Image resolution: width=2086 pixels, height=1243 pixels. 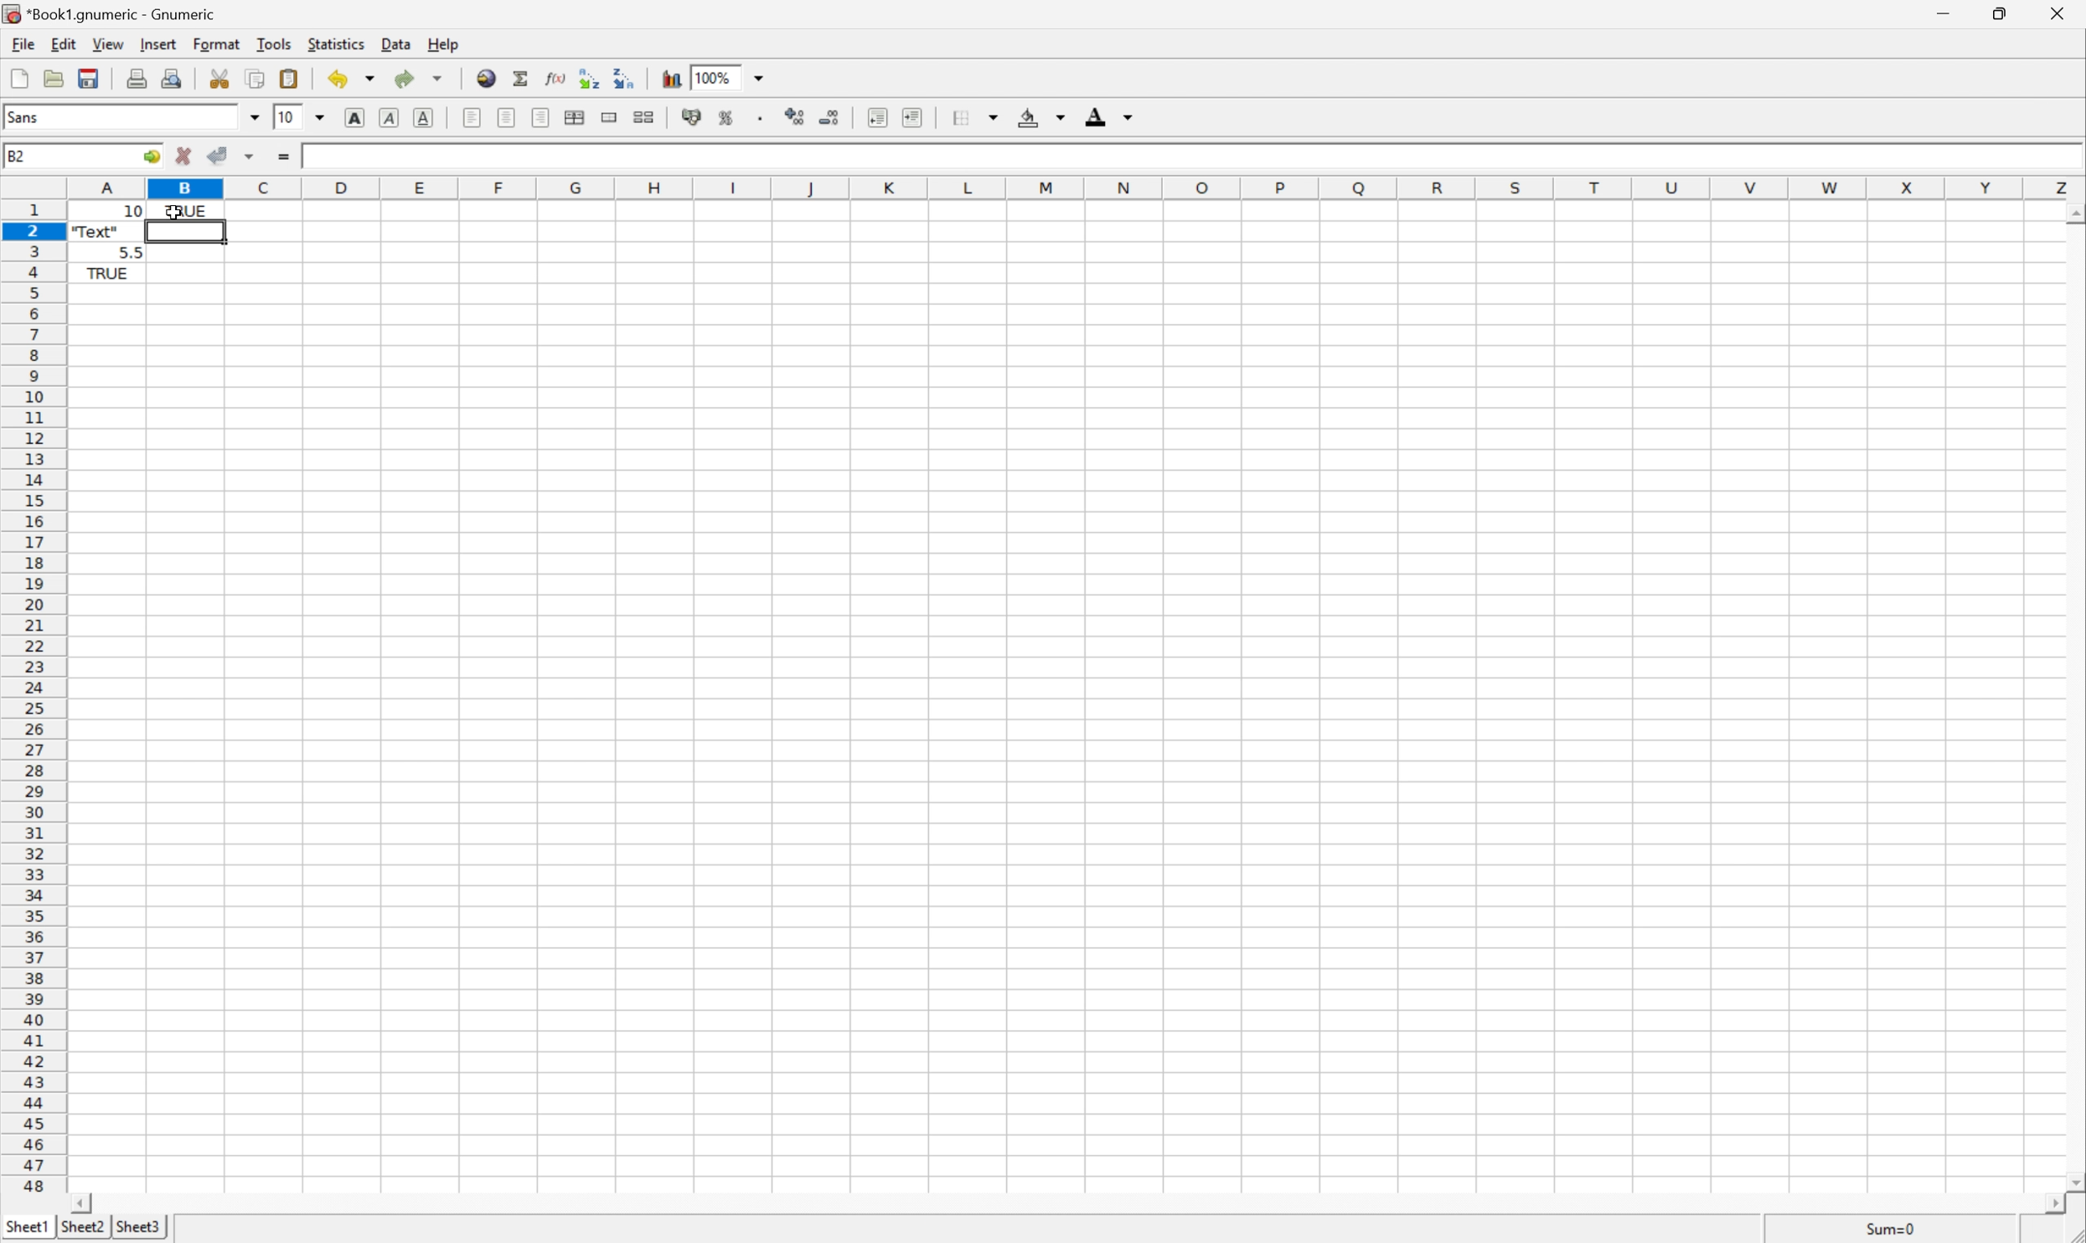 What do you see at coordinates (539, 119) in the screenshot?
I see `Align Right` at bounding box center [539, 119].